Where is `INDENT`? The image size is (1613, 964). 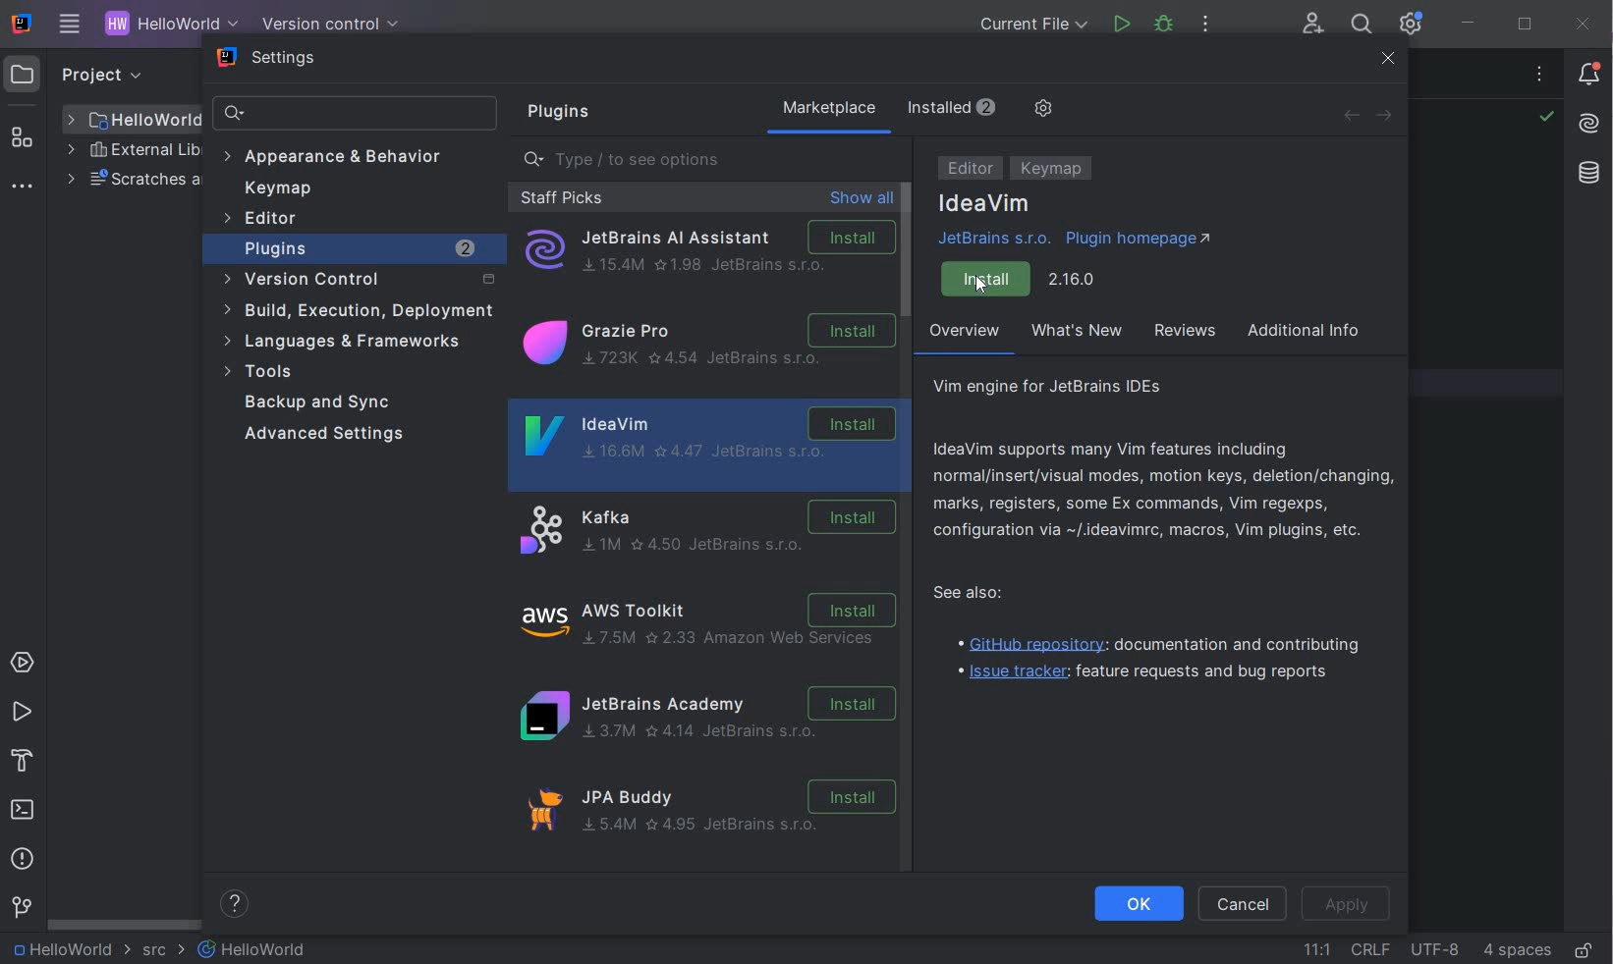 INDENT is located at coordinates (1516, 949).